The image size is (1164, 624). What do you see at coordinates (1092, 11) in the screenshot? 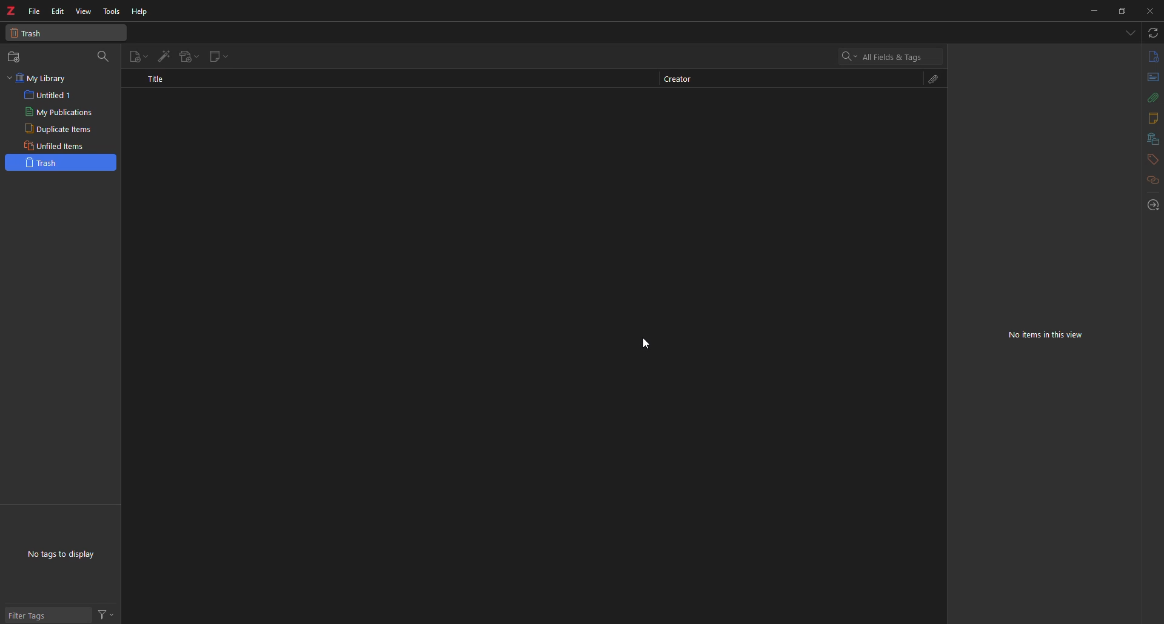
I see `minimize` at bounding box center [1092, 11].